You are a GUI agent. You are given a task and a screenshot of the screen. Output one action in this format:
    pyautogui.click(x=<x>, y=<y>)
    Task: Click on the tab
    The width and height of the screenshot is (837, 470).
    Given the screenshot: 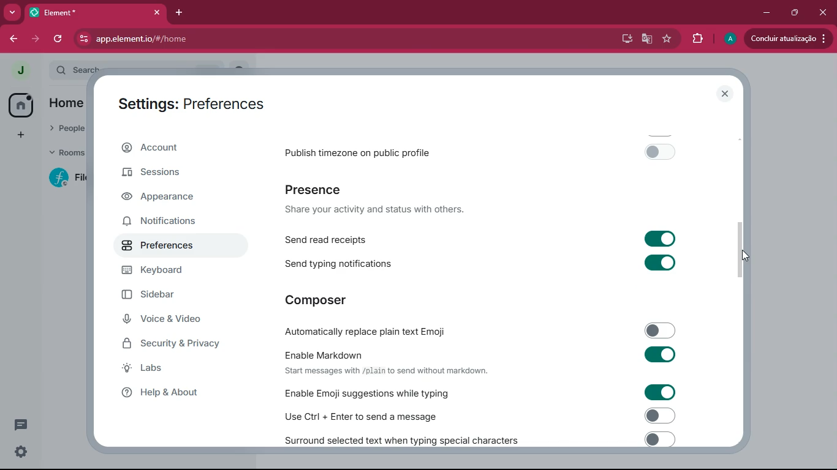 What is the action you would take?
    pyautogui.click(x=96, y=12)
    